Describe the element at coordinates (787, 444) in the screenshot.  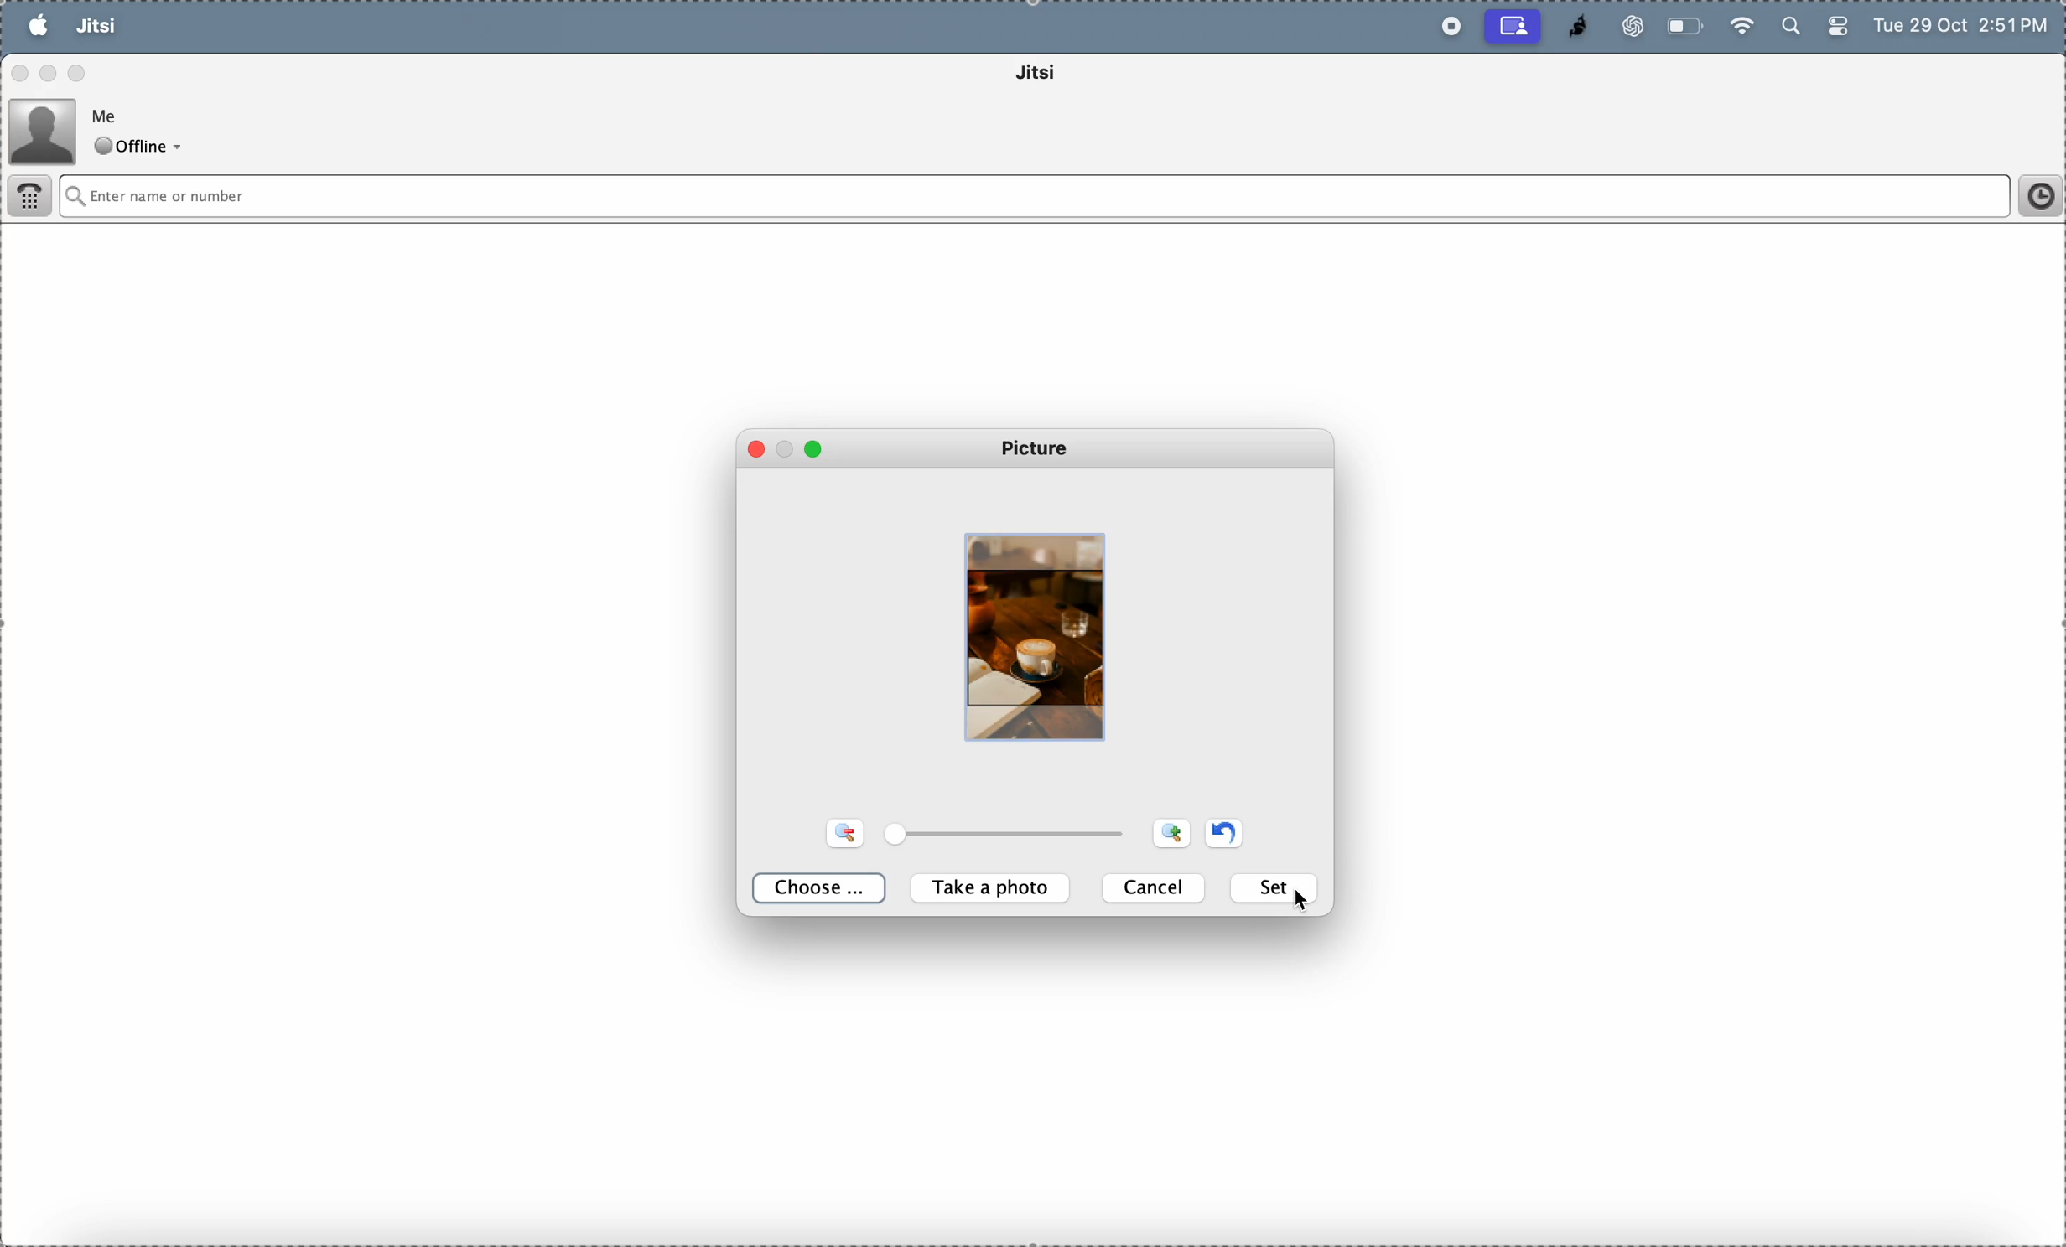
I see `minimise` at that location.